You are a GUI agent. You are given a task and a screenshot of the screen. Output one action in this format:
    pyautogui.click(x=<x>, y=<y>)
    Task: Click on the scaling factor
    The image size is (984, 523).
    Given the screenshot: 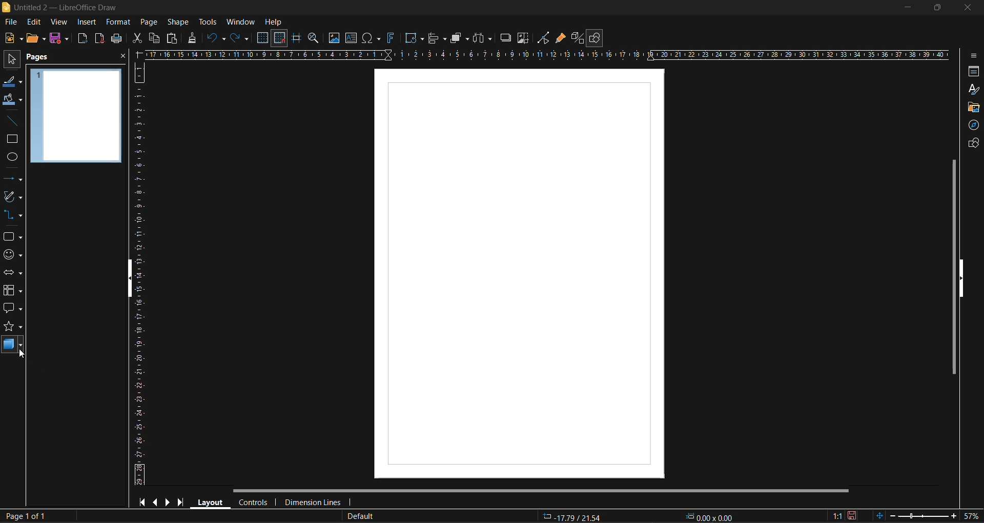 What is the action you would take?
    pyautogui.click(x=836, y=514)
    